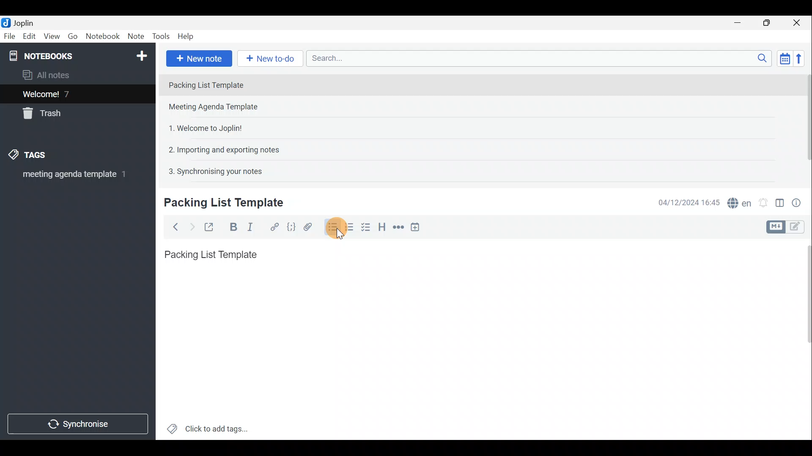 The image size is (812, 456). Describe the element at coordinates (210, 226) in the screenshot. I see `Toggle external editing` at that location.